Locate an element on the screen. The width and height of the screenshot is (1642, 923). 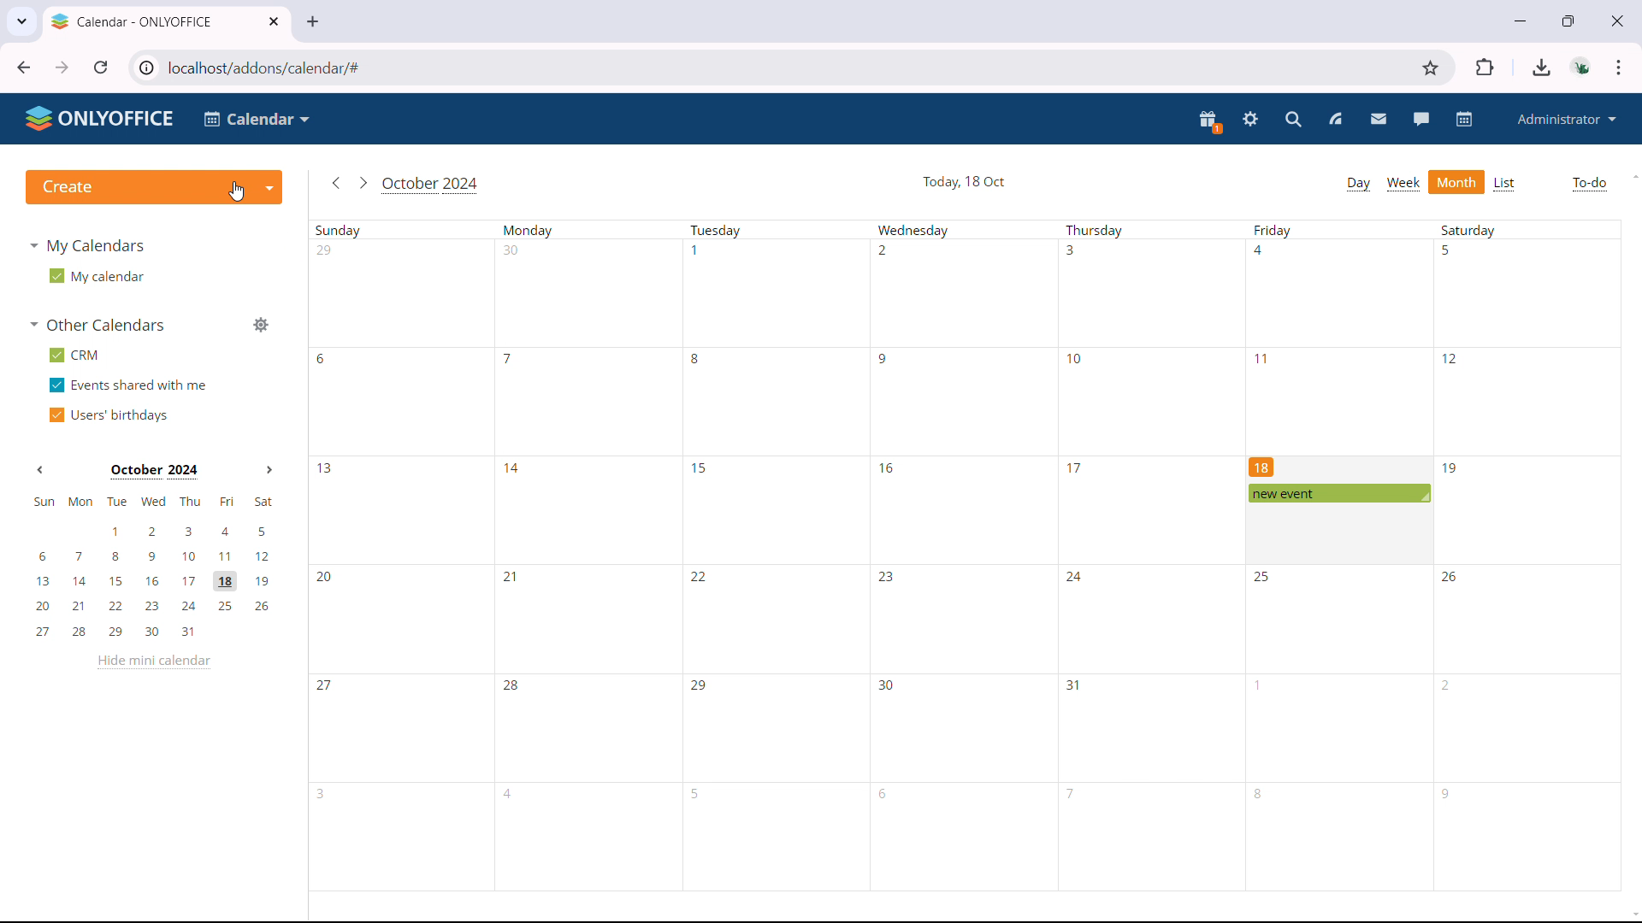
search is located at coordinates (1295, 120).